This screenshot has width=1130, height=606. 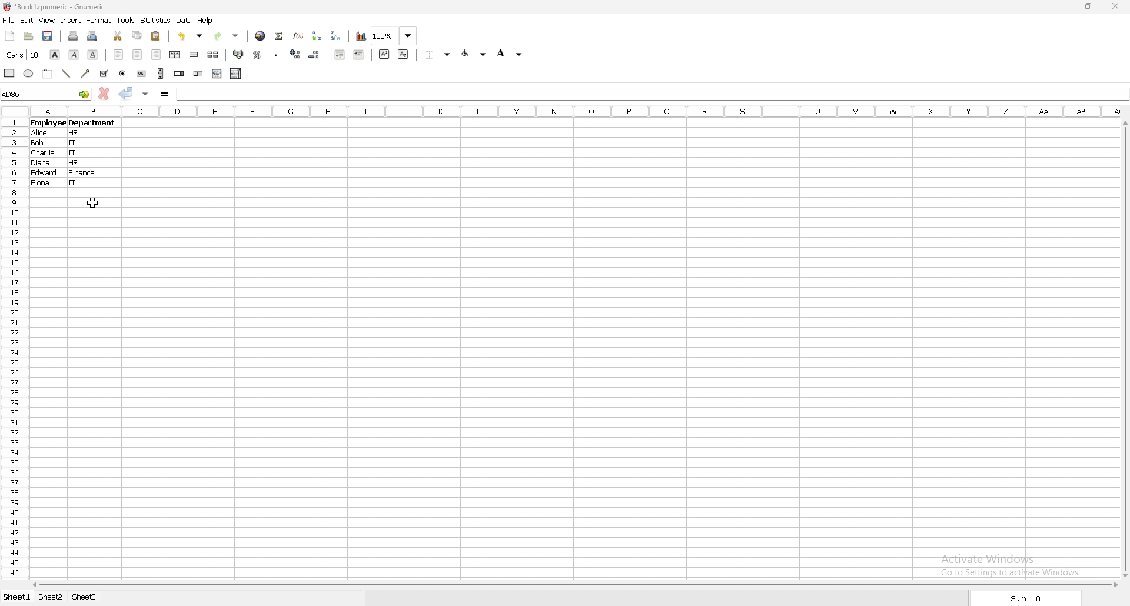 I want to click on superscript, so click(x=384, y=54).